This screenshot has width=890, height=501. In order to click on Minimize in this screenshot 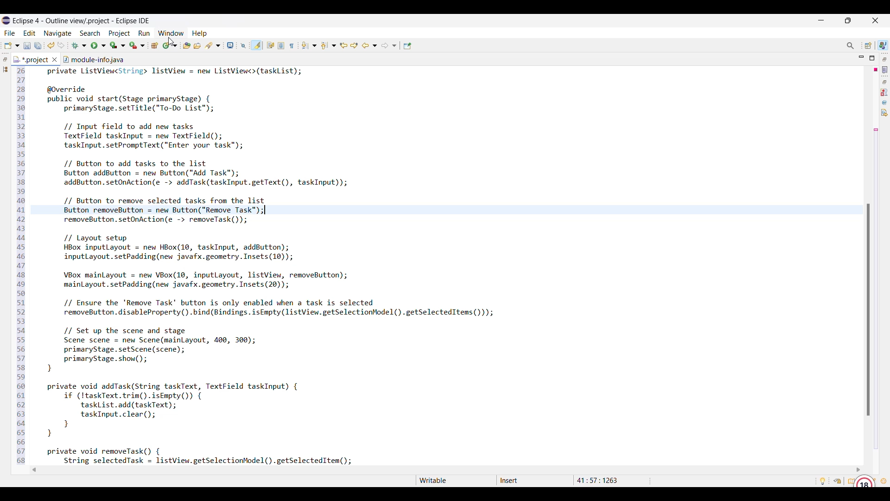, I will do `click(862, 58)`.